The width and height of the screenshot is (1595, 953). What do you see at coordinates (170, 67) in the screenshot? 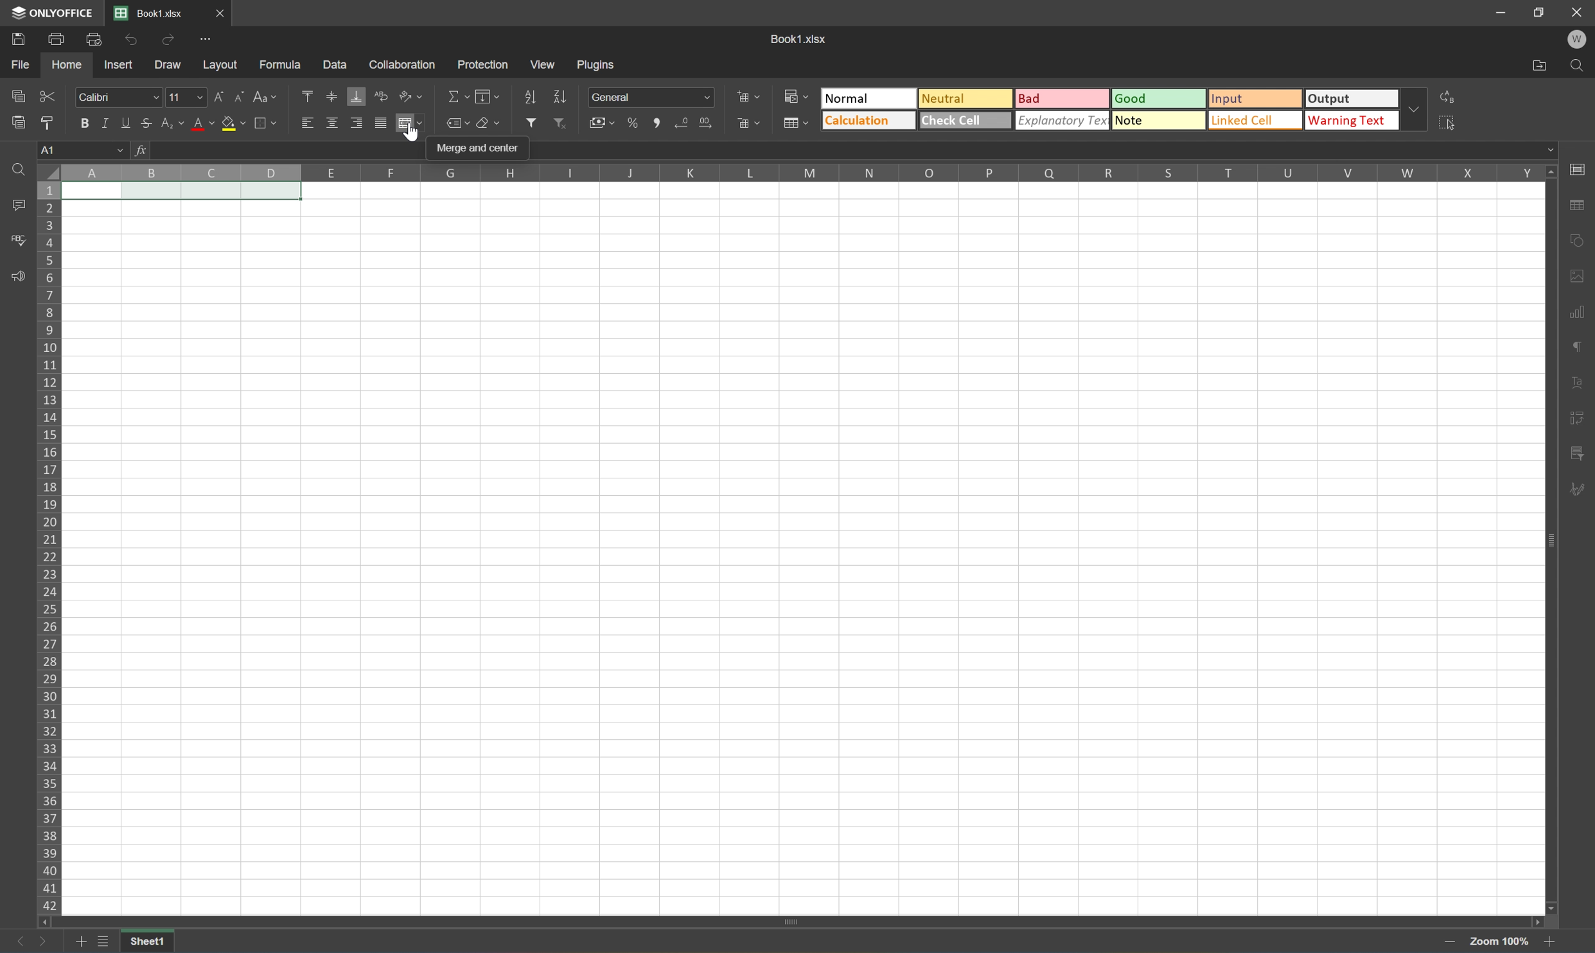
I see `Draw` at bounding box center [170, 67].